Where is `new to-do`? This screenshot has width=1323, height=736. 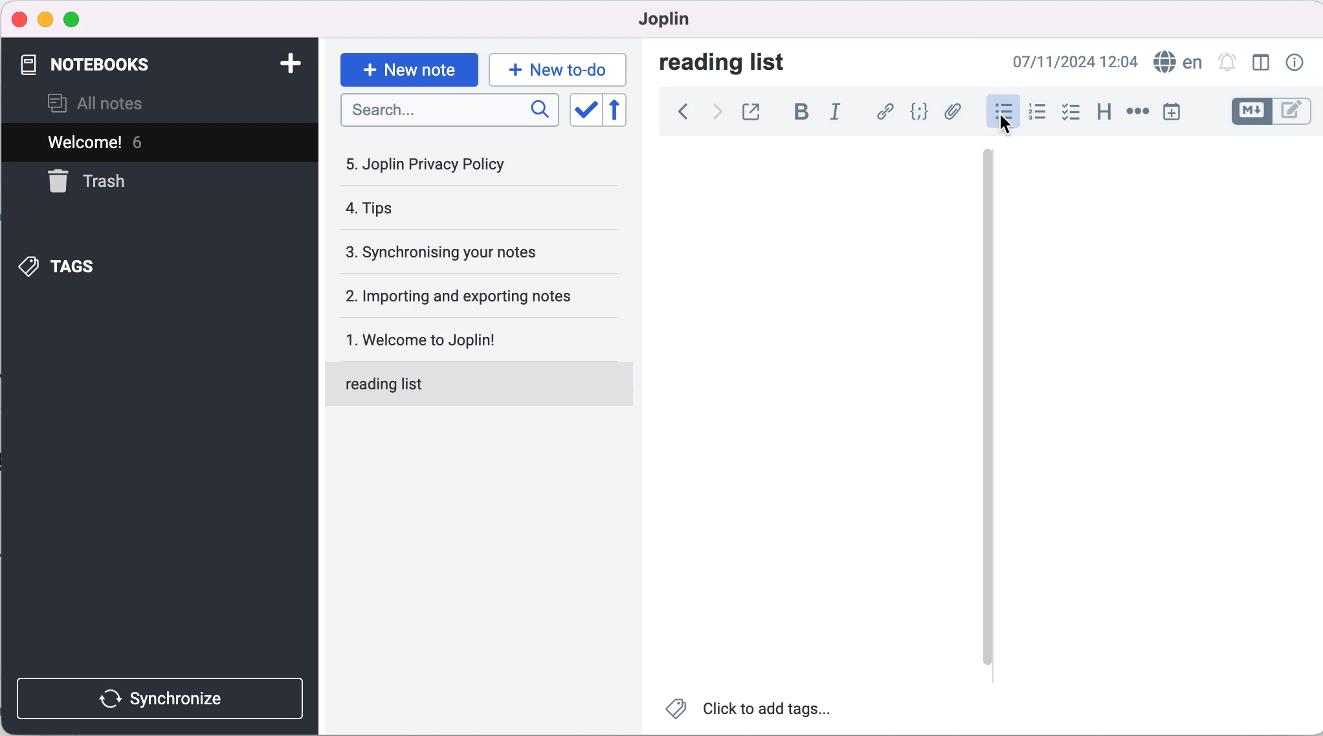 new to-do is located at coordinates (560, 67).